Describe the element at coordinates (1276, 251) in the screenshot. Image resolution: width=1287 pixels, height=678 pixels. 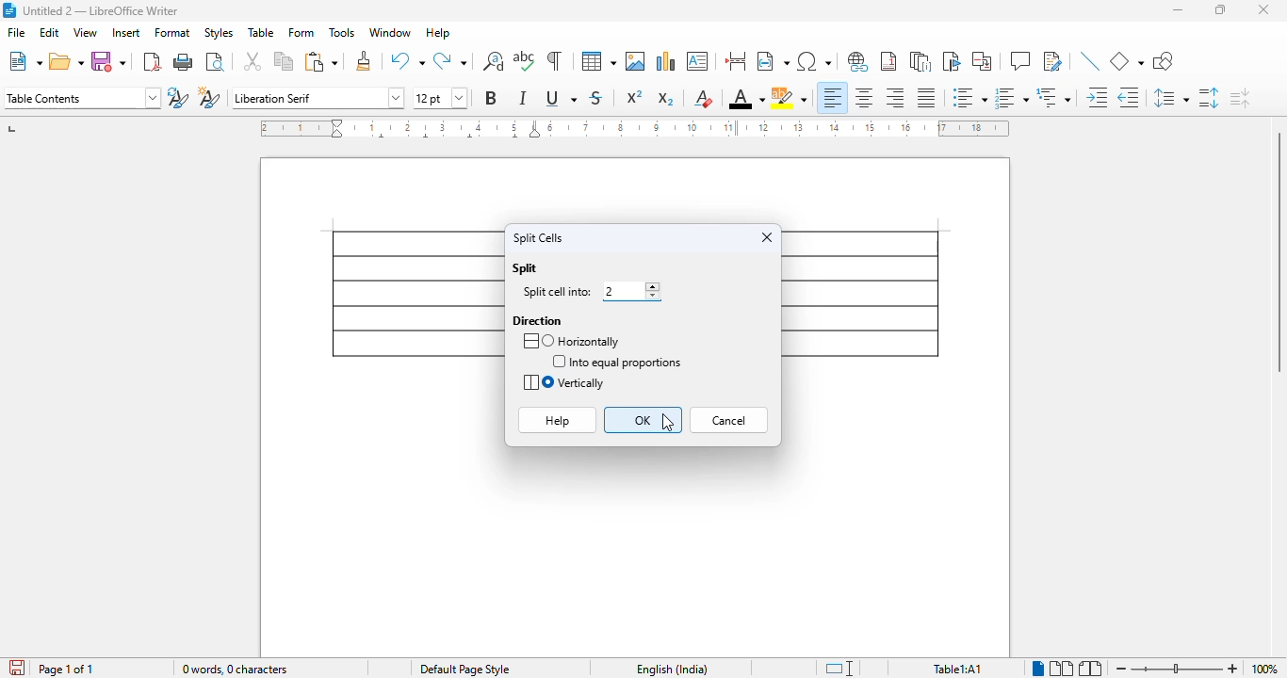
I see `vertical scroll bar` at that location.